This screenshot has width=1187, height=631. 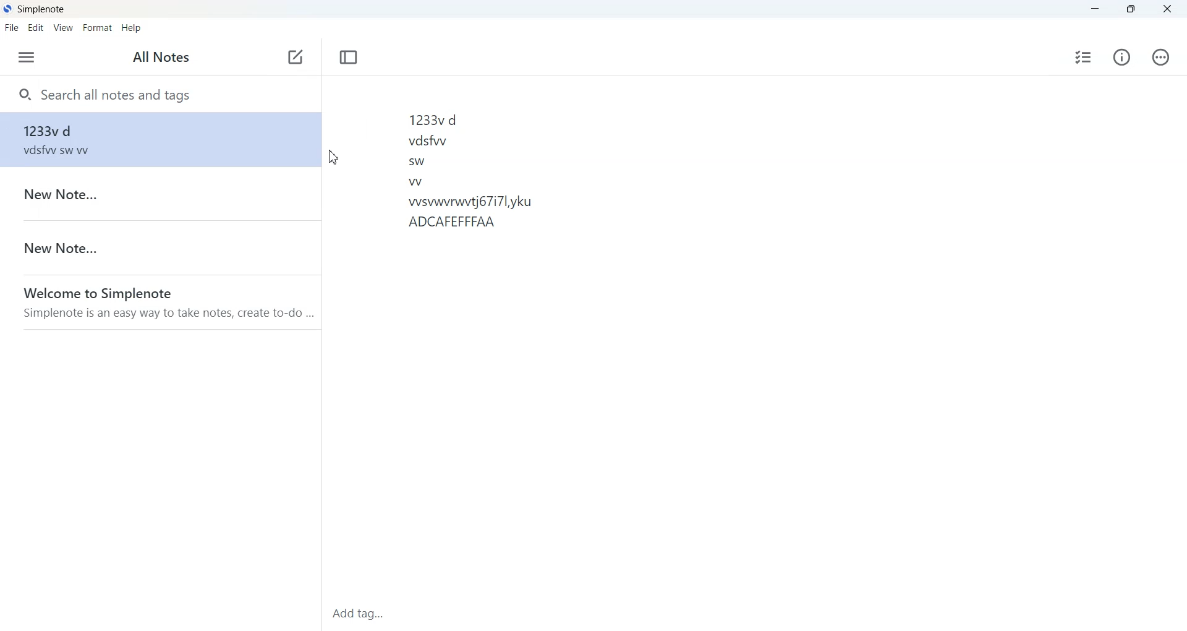 I want to click on Welcome to Simplenote, so click(x=161, y=301).